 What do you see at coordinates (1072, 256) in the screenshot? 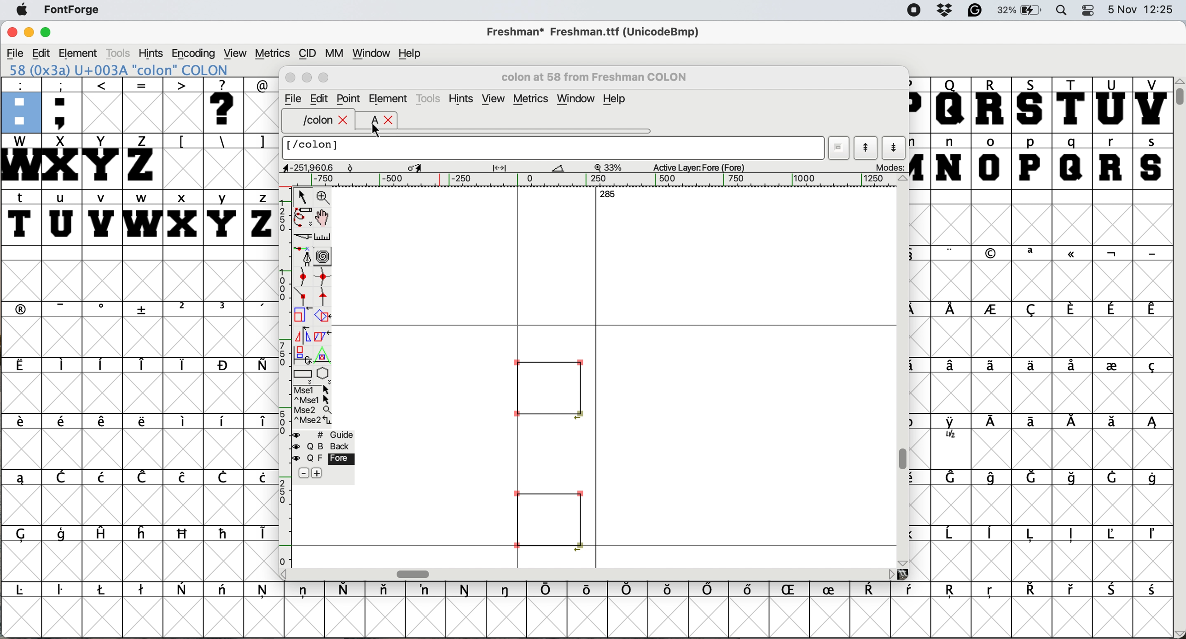
I see `symbol` at bounding box center [1072, 256].